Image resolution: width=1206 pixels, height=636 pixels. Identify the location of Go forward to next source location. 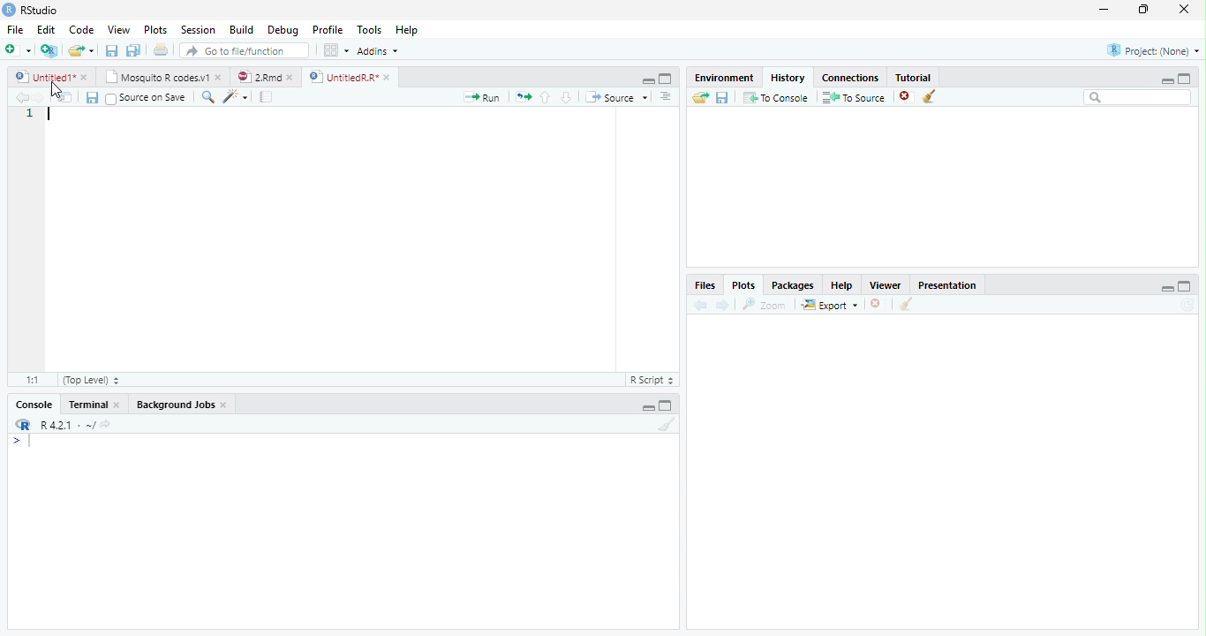
(39, 98).